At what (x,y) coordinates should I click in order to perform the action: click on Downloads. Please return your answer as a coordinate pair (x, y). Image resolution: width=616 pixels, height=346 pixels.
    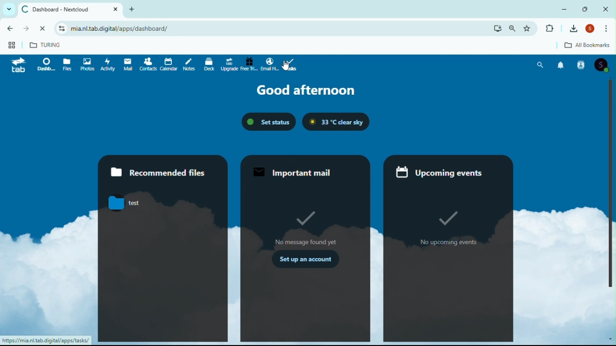
    Looking at the image, I should click on (575, 28).